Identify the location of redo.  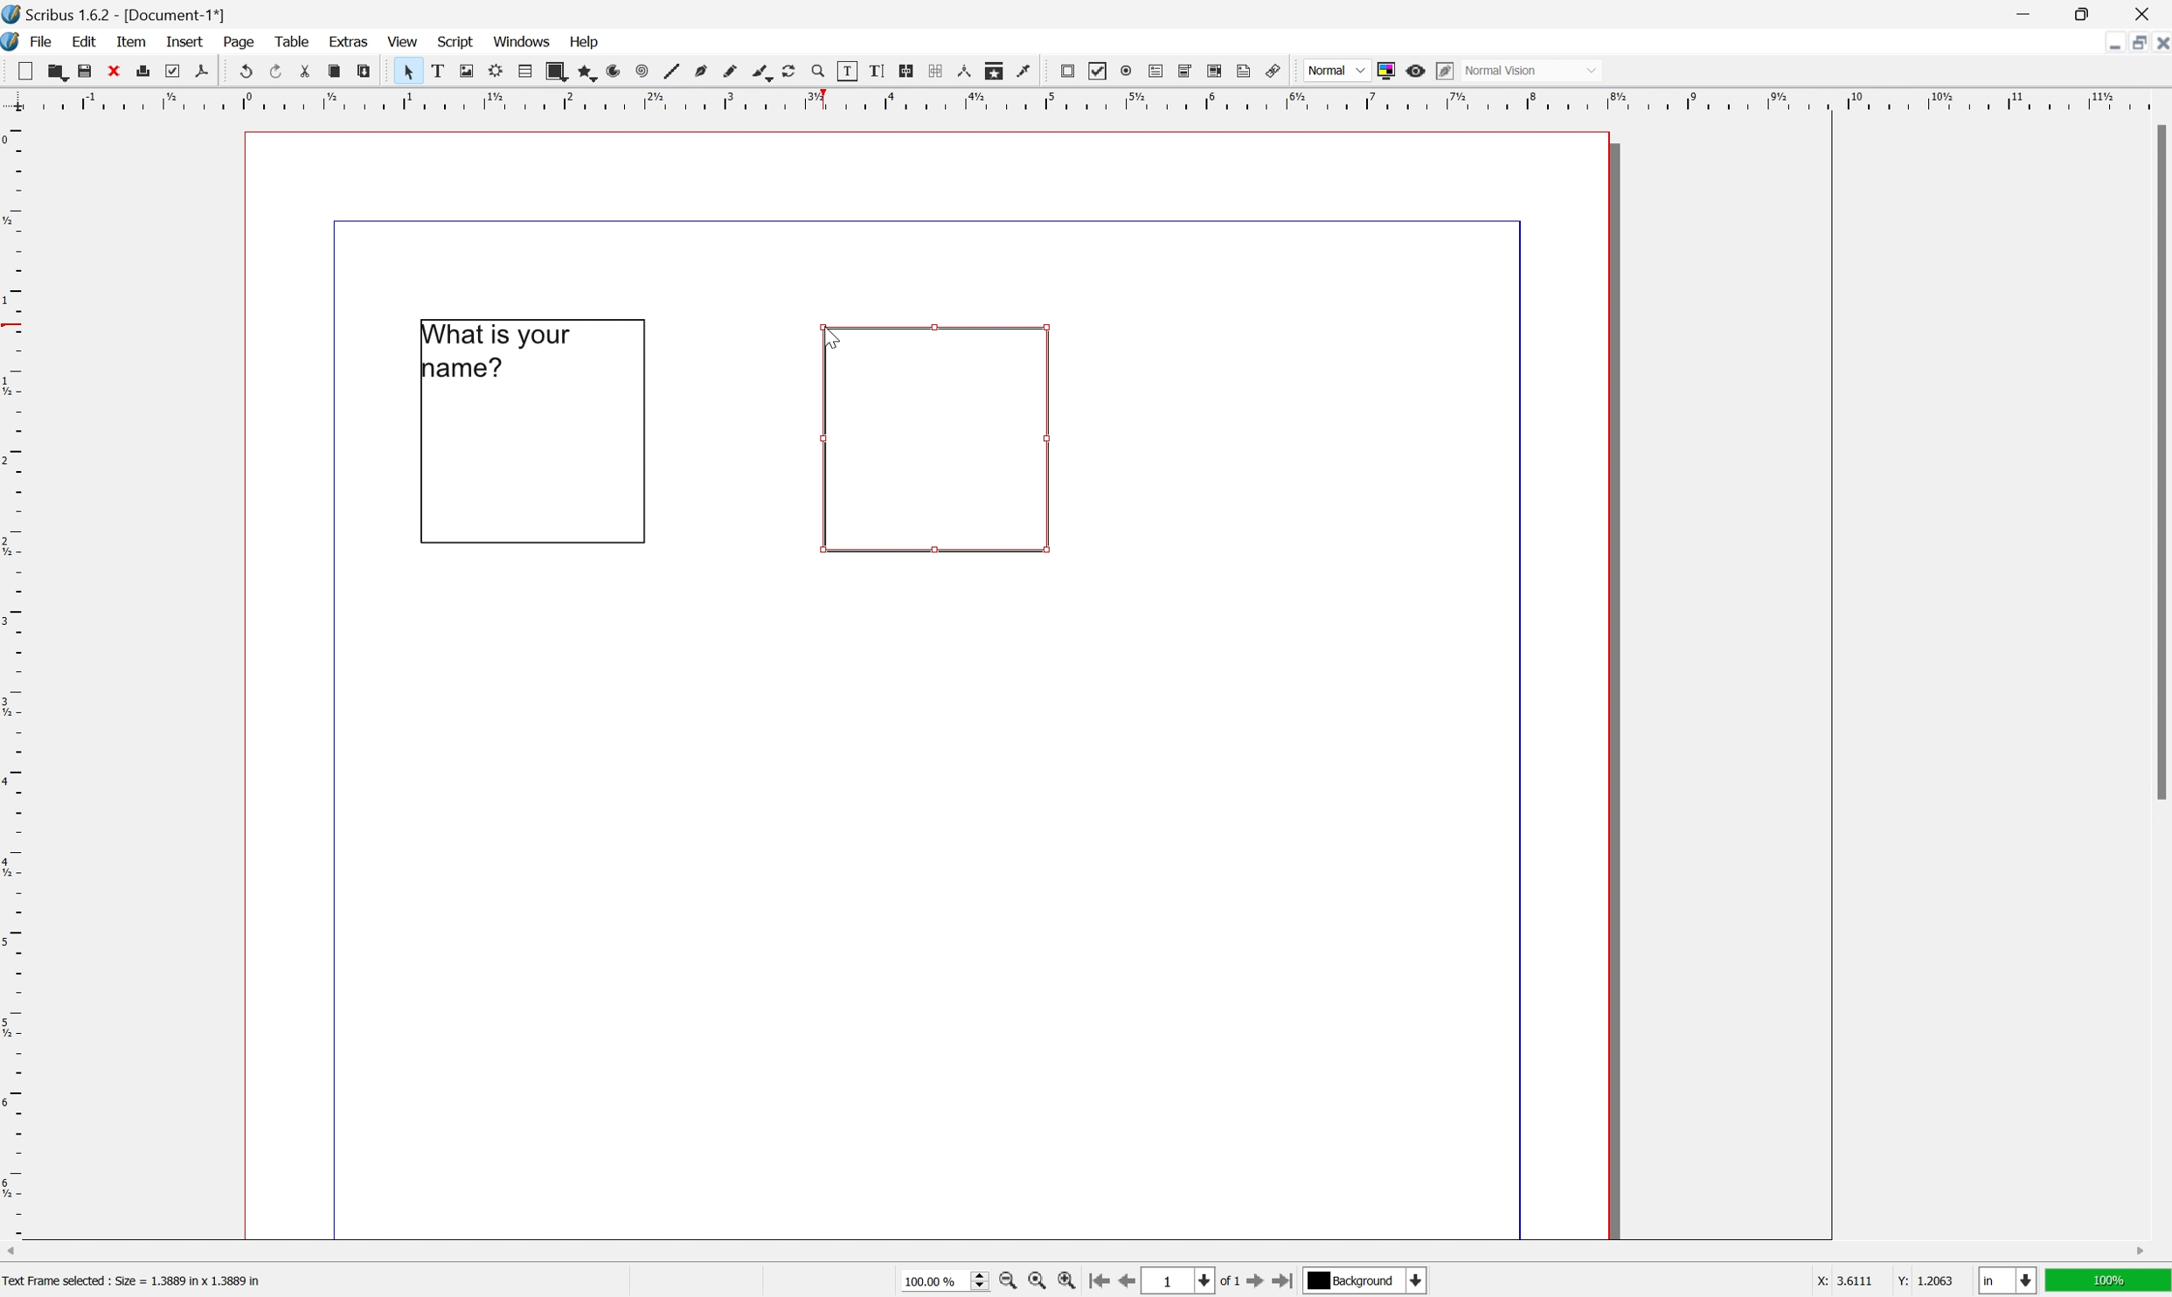
(276, 69).